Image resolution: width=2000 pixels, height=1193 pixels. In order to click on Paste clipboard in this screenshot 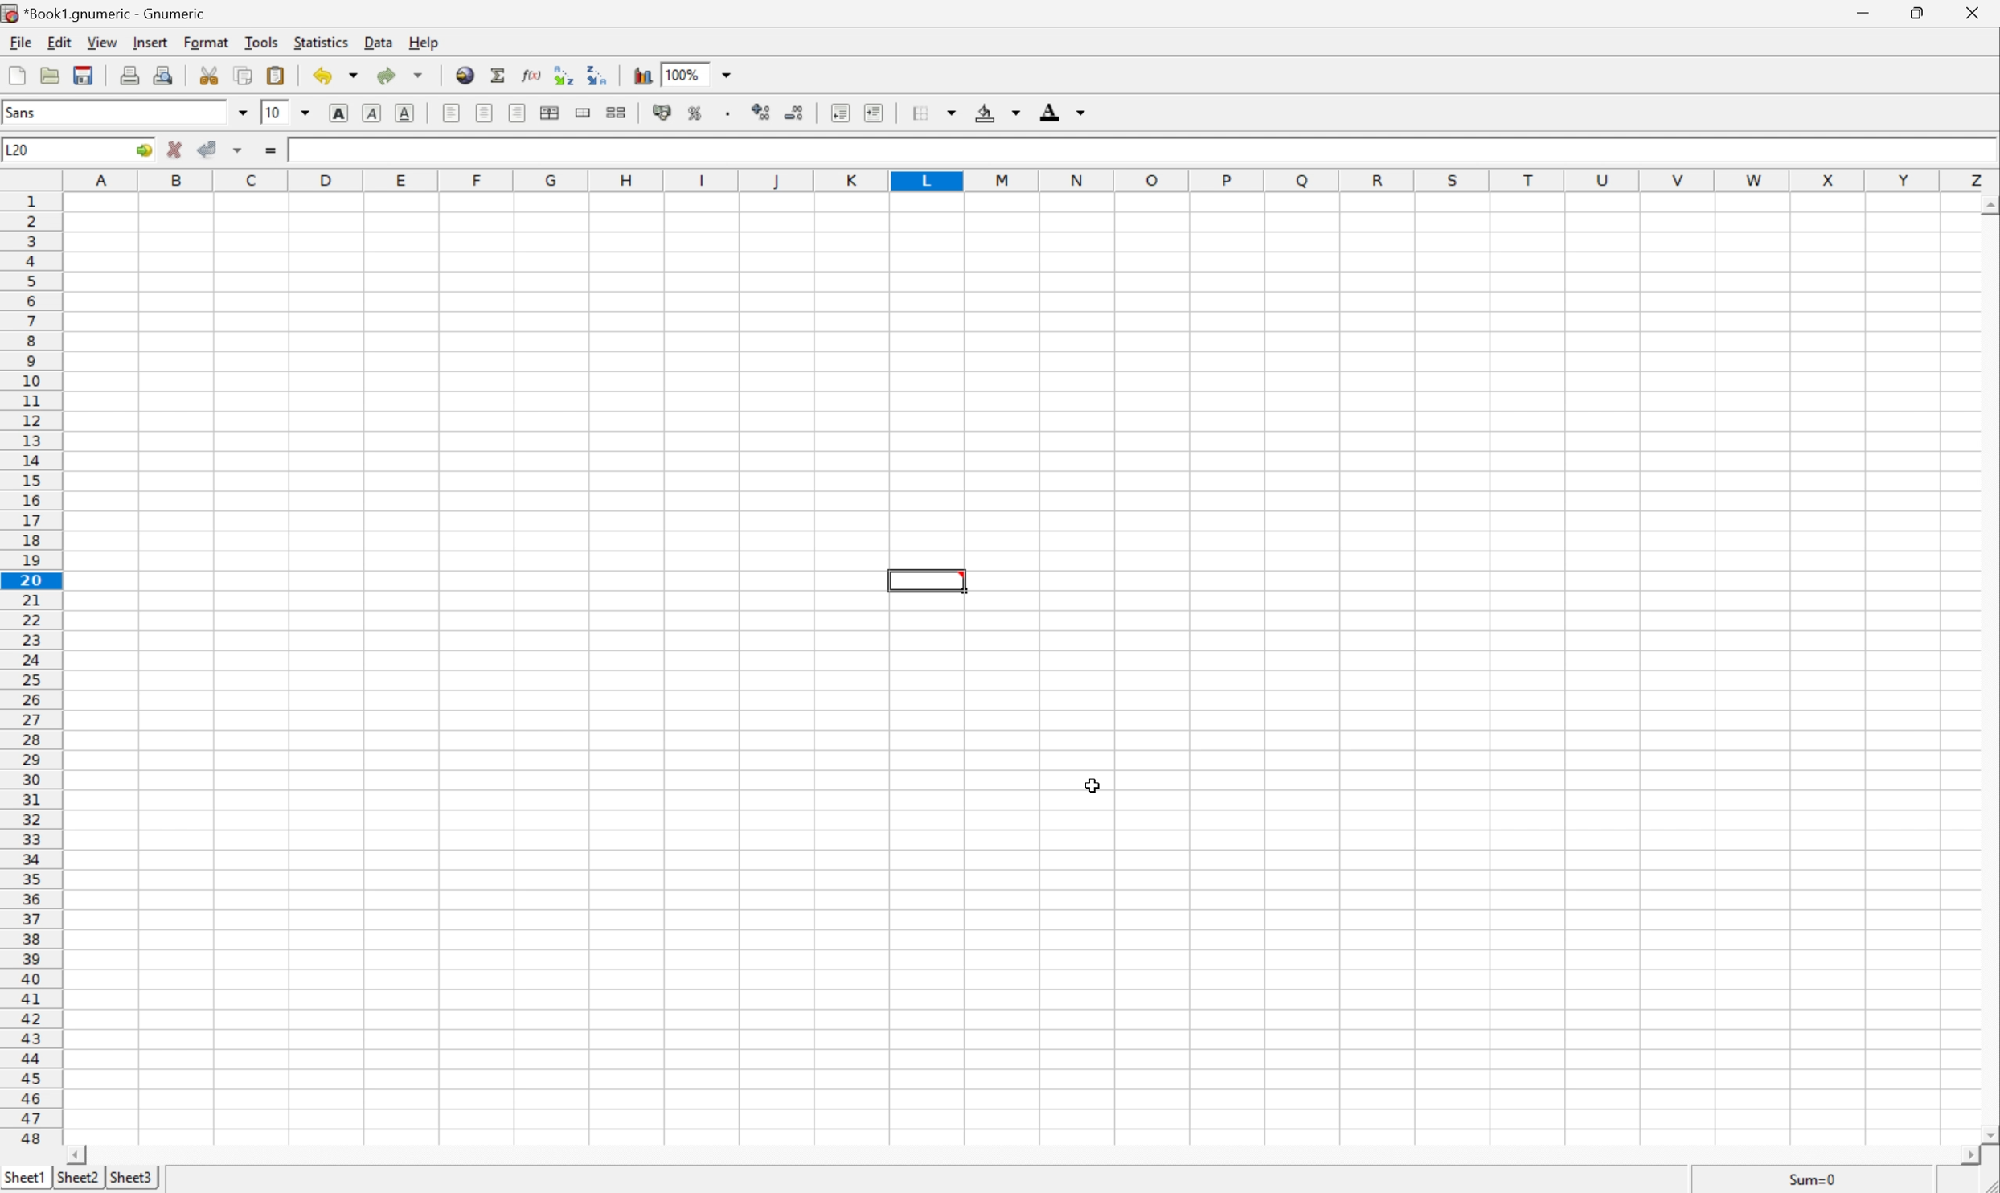, I will do `click(277, 75)`.